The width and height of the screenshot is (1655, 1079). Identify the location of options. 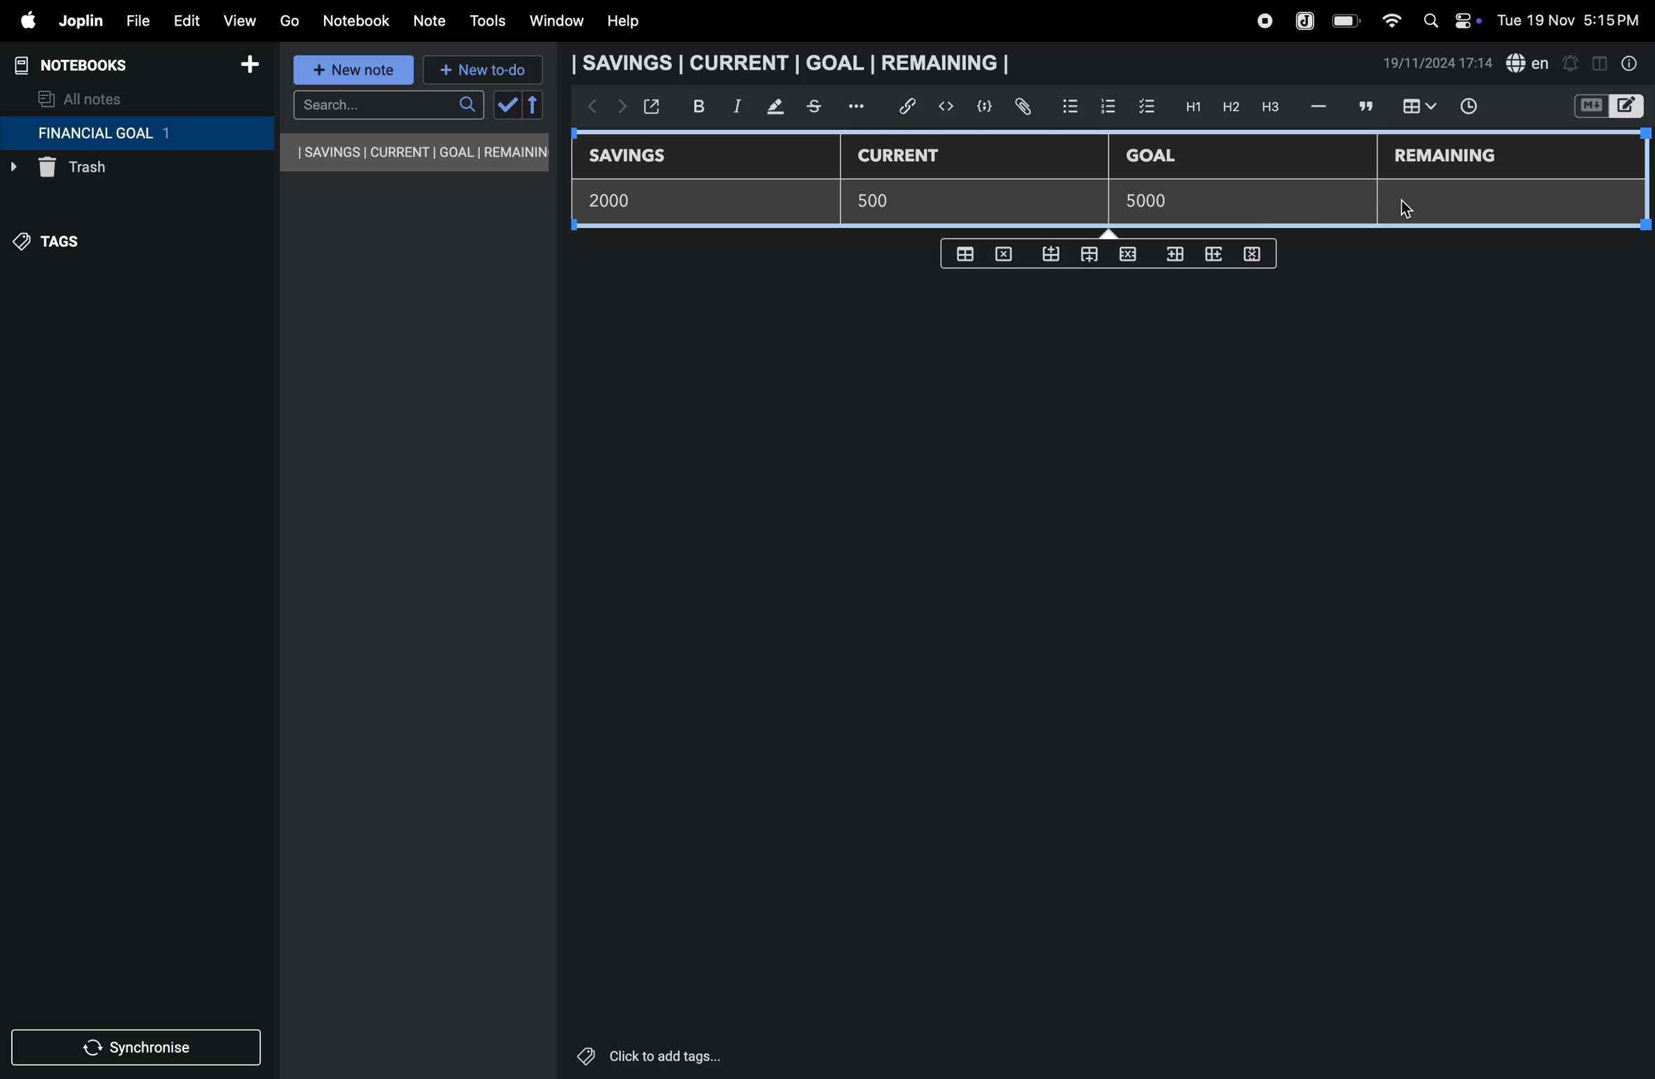
(859, 106).